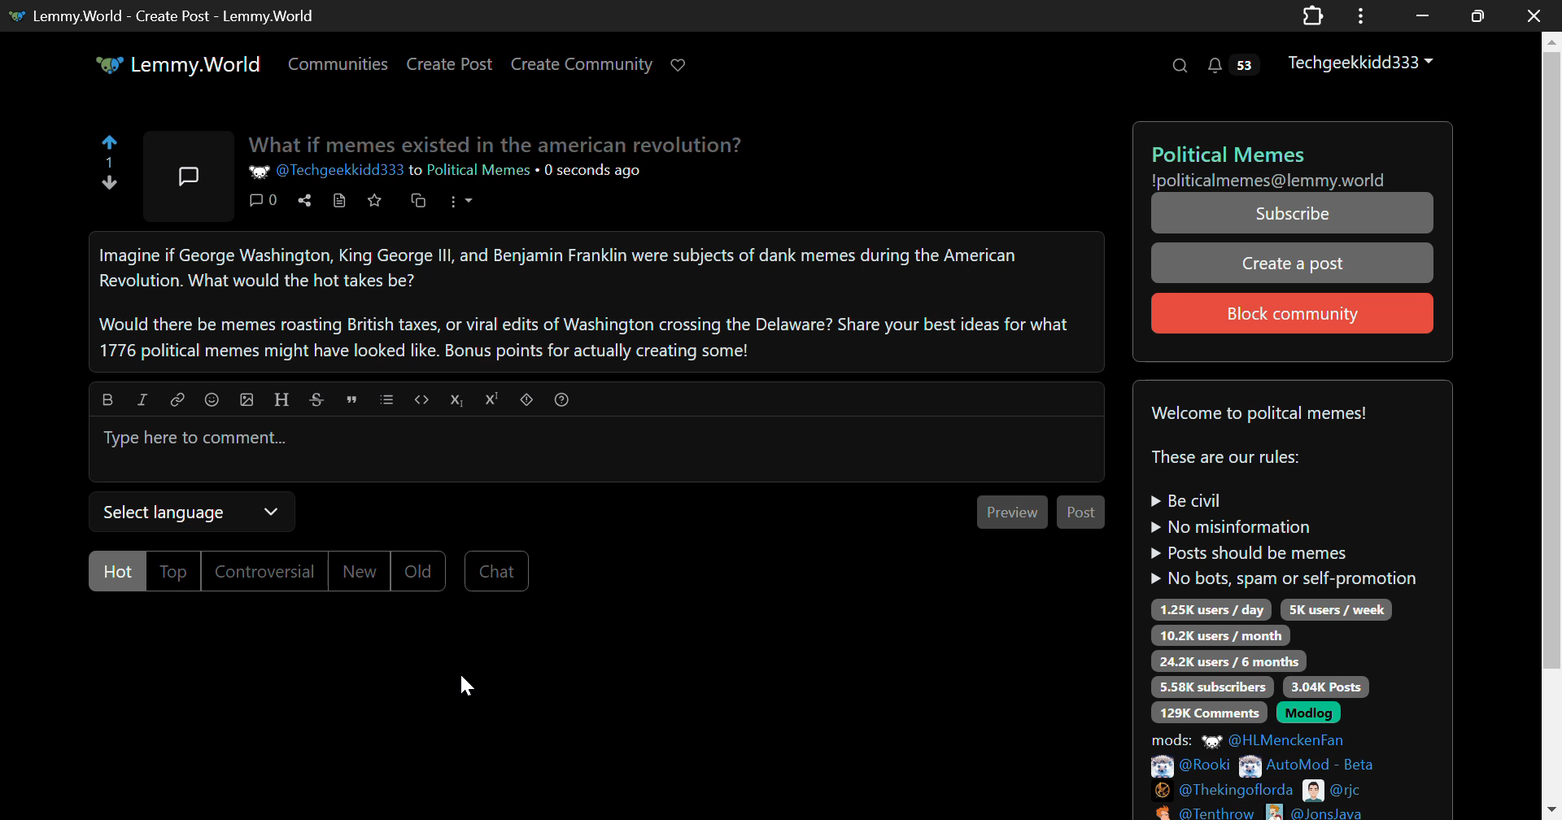 Image resolution: width=1562 pixels, height=820 pixels. I want to click on Political Memes, so click(1285, 153).